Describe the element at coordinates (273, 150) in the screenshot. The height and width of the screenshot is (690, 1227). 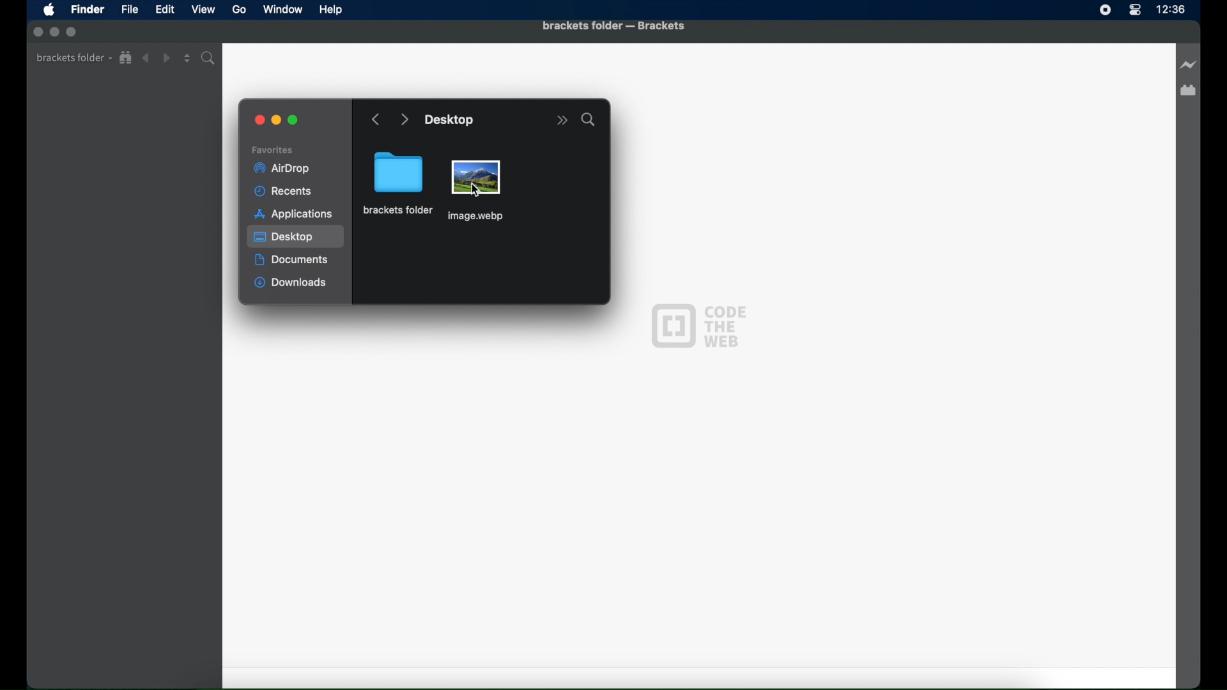
I see `favorites` at that location.